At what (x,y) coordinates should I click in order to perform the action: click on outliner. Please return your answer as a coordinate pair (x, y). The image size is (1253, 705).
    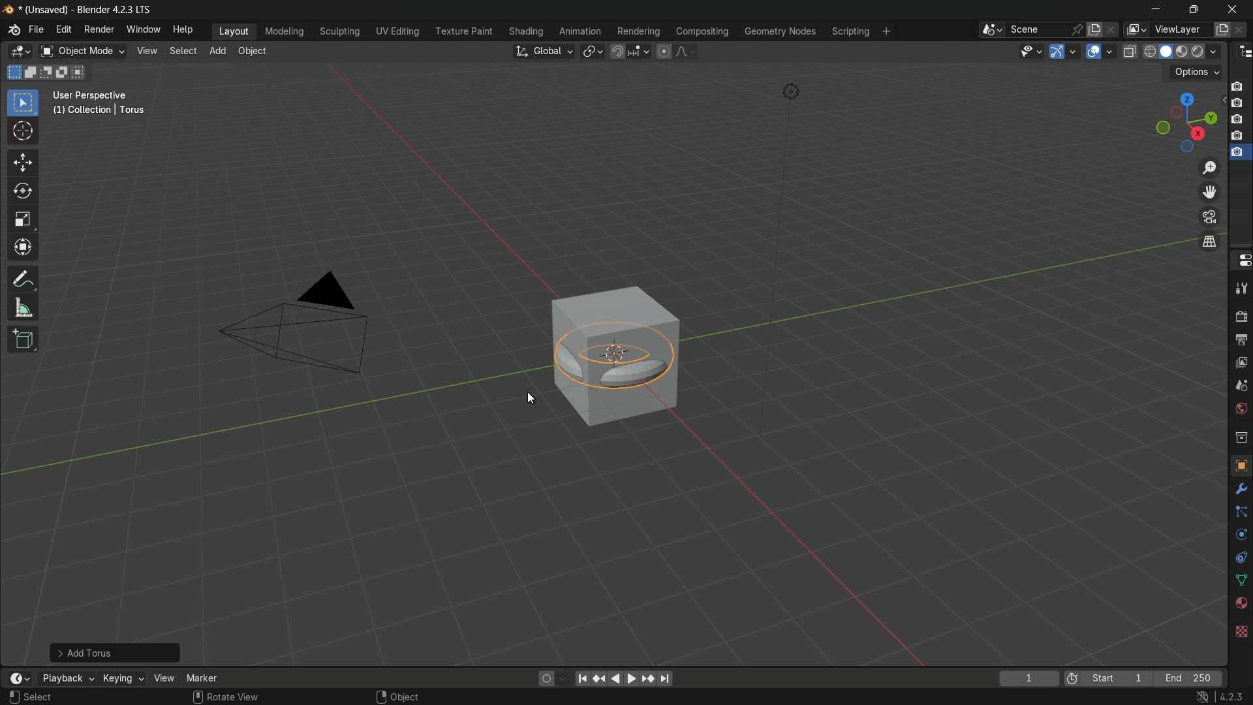
    Looking at the image, I should click on (1245, 52).